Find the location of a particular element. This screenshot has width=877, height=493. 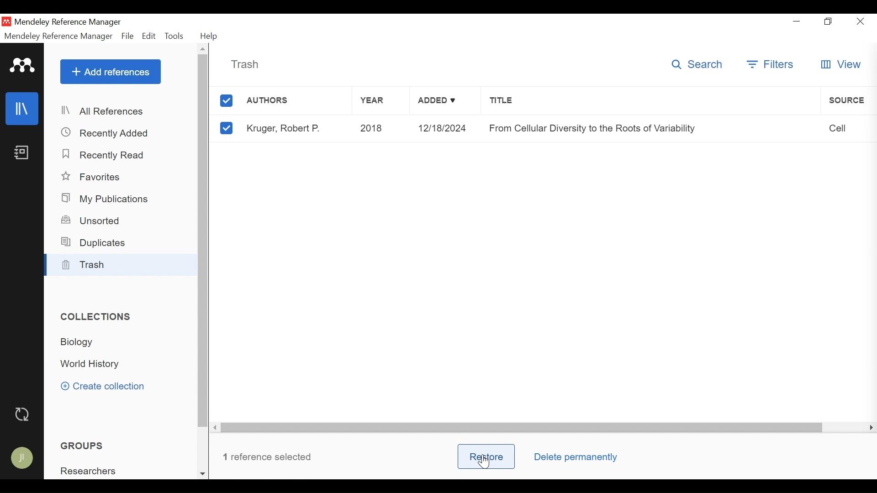

All Reference is located at coordinates (122, 112).